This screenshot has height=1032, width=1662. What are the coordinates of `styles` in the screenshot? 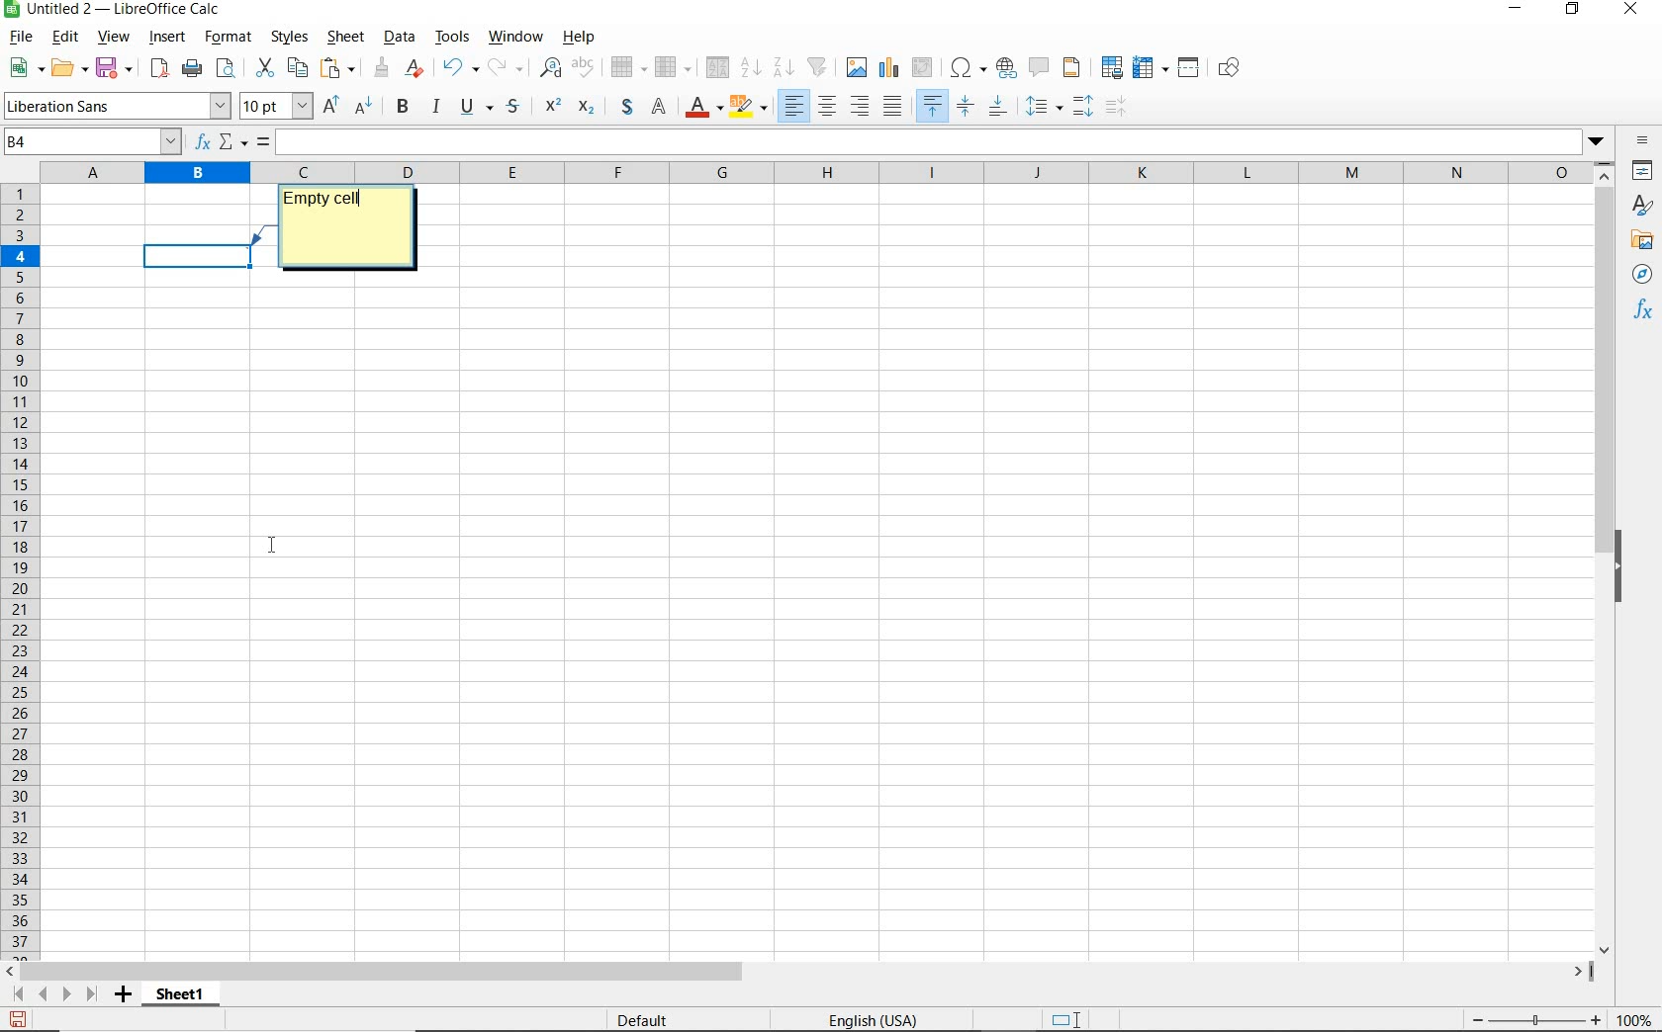 It's located at (1642, 202).